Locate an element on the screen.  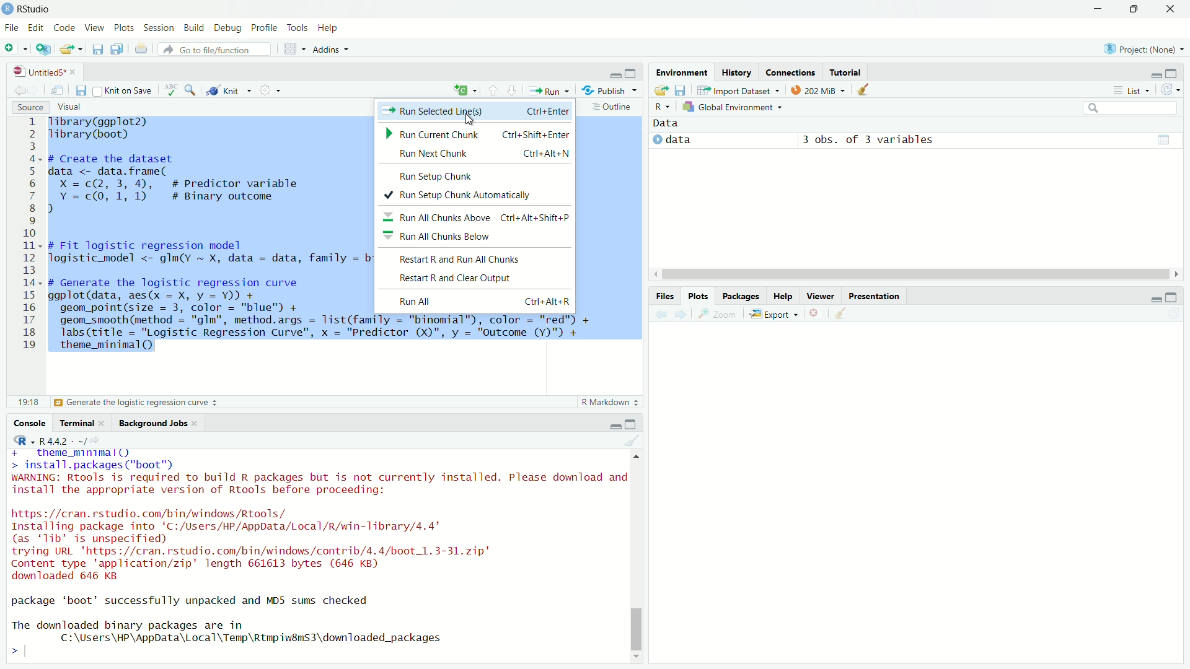
Run is located at coordinates (549, 90).